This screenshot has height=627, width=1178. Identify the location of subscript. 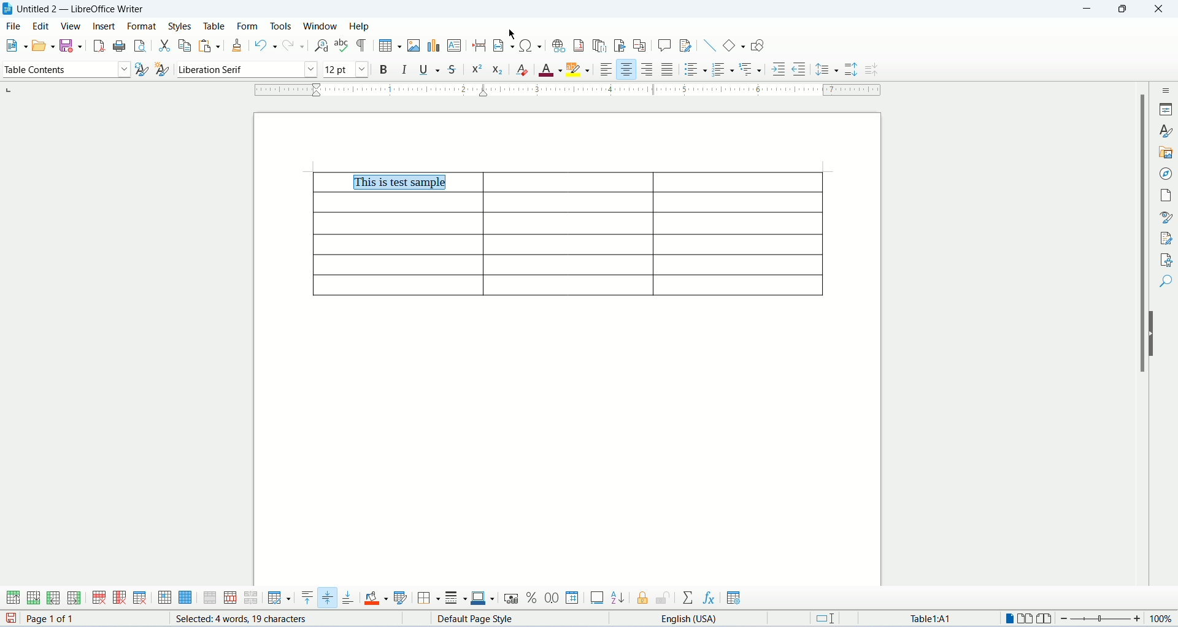
(496, 71).